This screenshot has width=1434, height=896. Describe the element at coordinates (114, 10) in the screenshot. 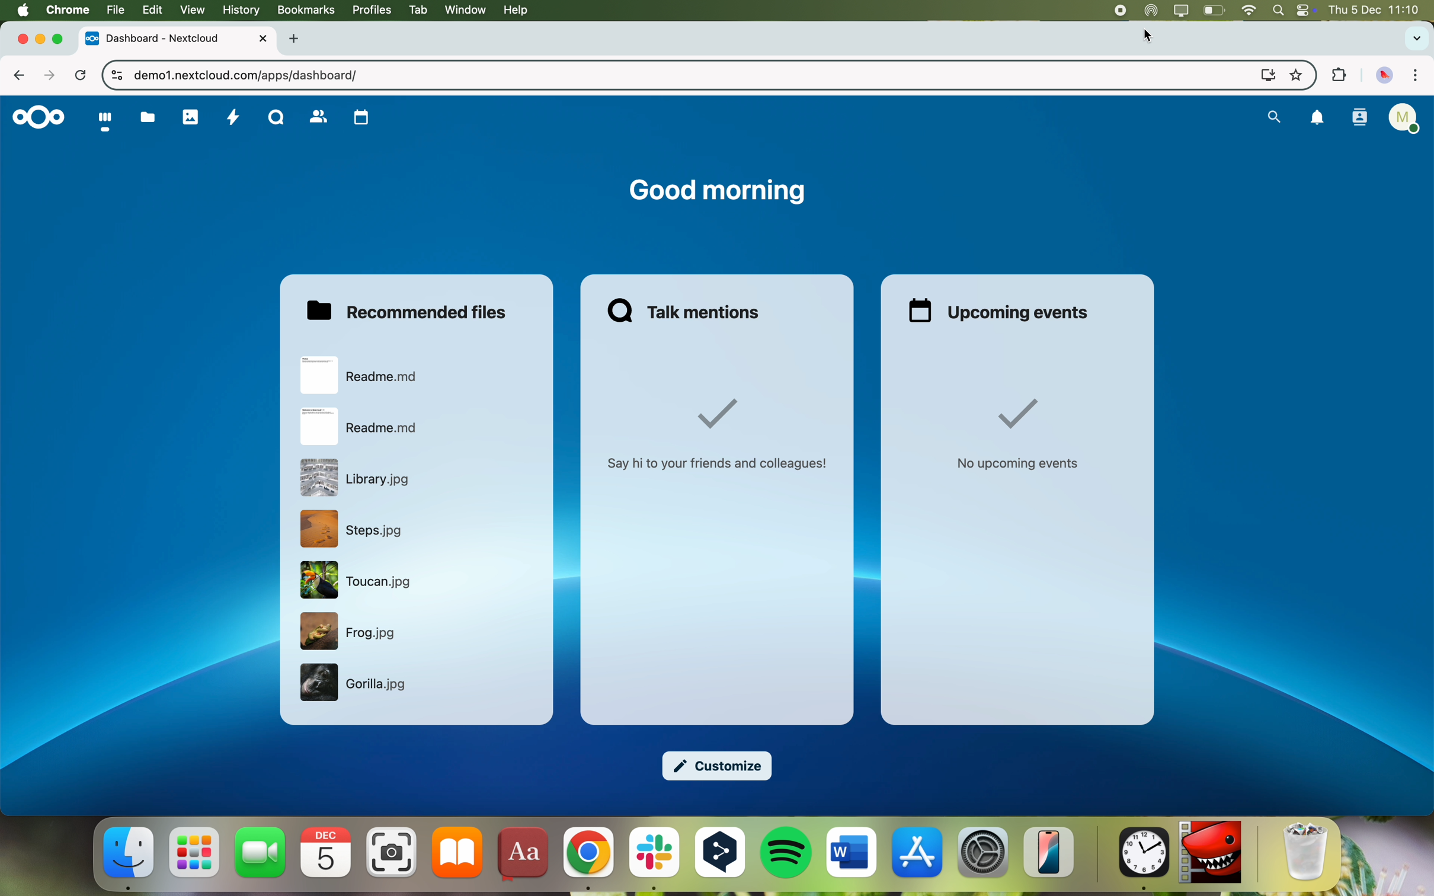

I see `file` at that location.